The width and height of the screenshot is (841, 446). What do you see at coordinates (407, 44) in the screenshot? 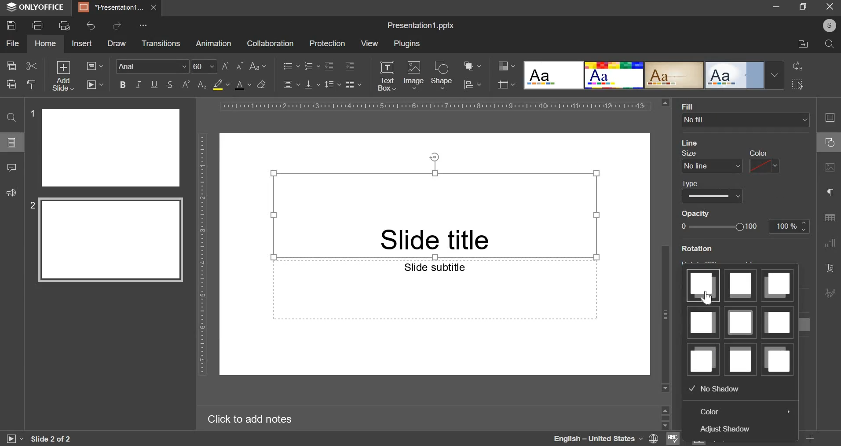
I see `plugins` at bounding box center [407, 44].